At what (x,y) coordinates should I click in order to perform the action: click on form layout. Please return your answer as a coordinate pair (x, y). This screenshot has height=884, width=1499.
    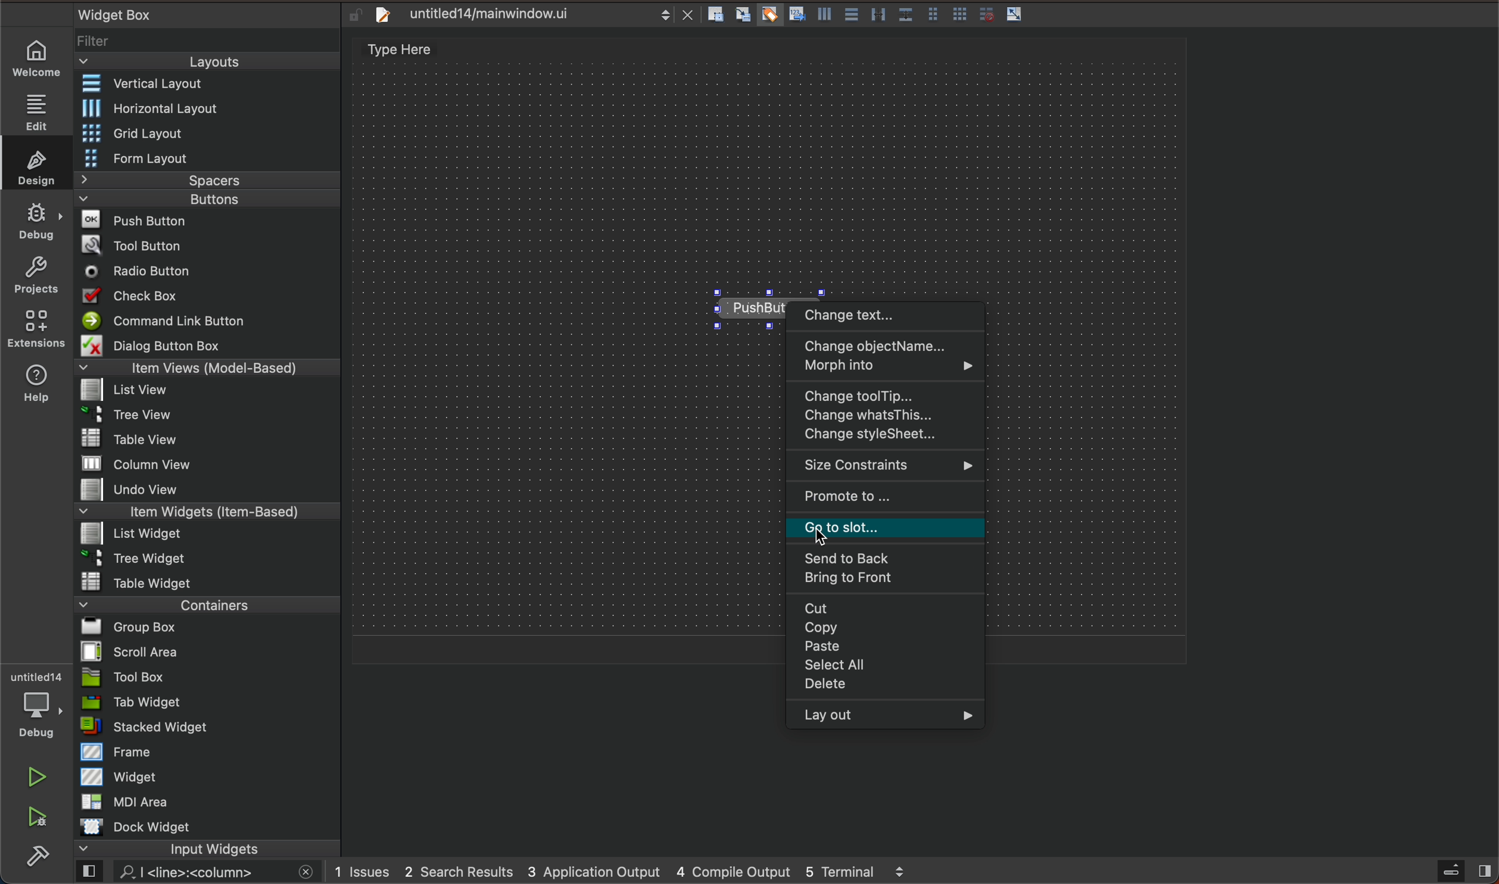
    Looking at the image, I should click on (207, 157).